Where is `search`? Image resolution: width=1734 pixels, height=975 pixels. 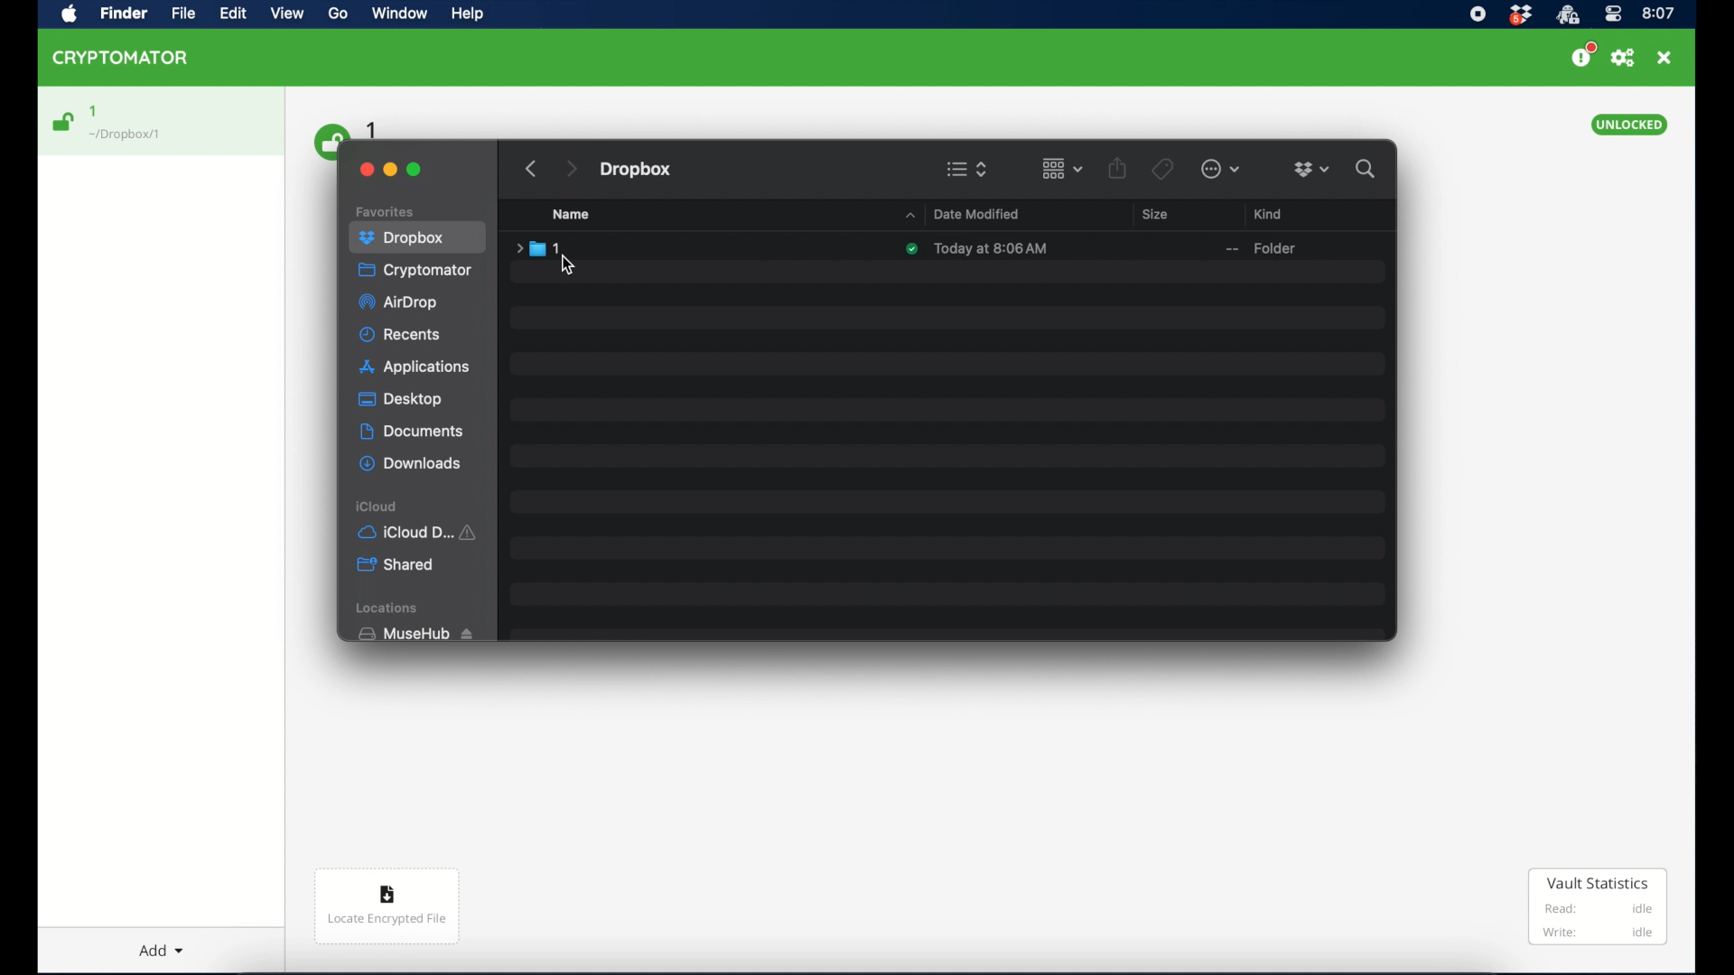
search is located at coordinates (1369, 169).